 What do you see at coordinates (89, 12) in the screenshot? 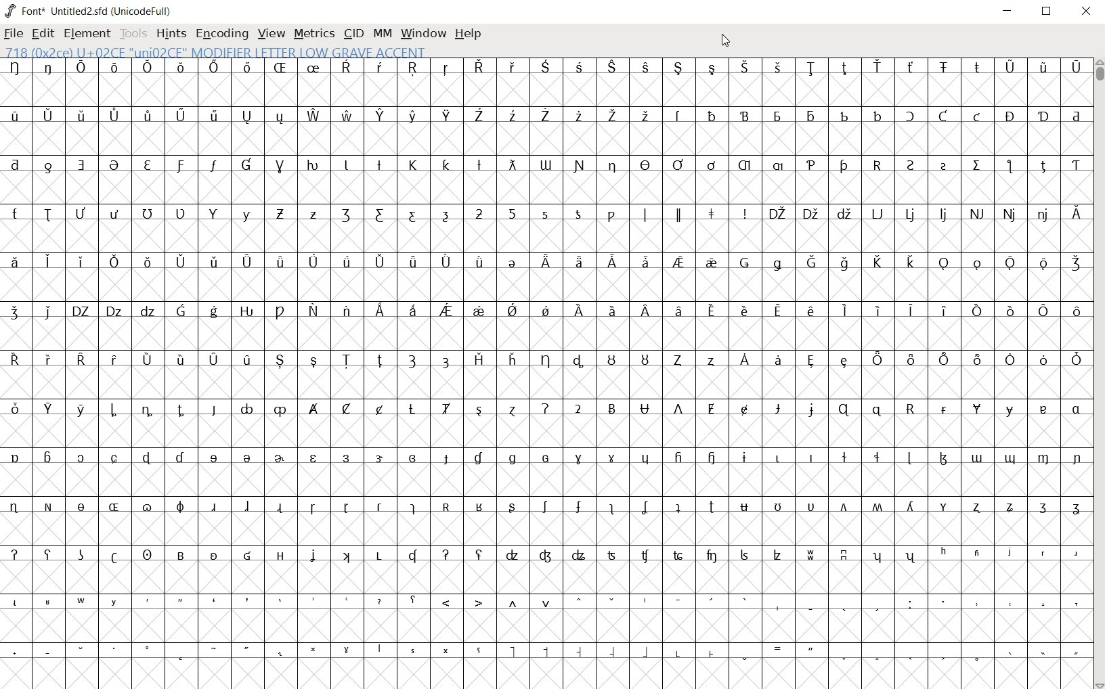
I see `Font* Untitled2.sfd (UnicodeFull)` at bounding box center [89, 12].